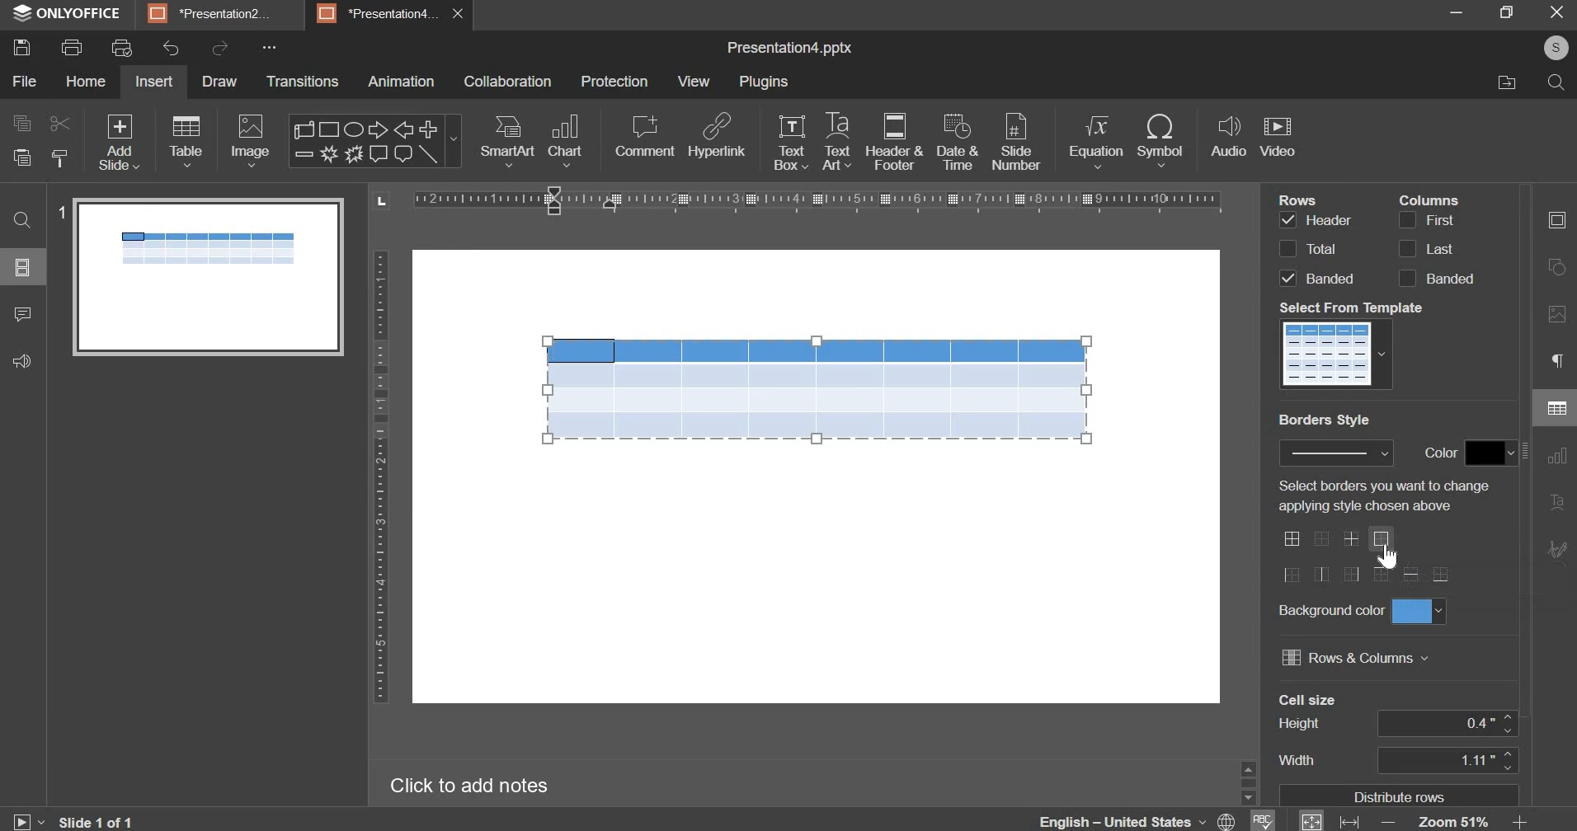  Describe the element at coordinates (836, 140) in the screenshot. I see `text art` at that location.